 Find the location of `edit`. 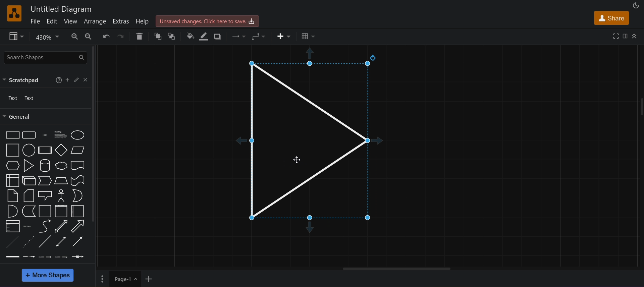

edit is located at coordinates (53, 21).